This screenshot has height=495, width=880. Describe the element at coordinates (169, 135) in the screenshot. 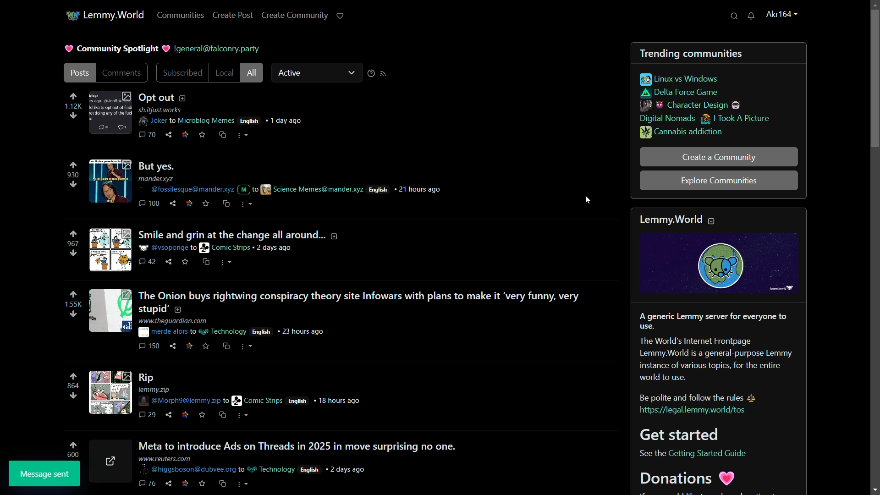

I see `share` at that location.